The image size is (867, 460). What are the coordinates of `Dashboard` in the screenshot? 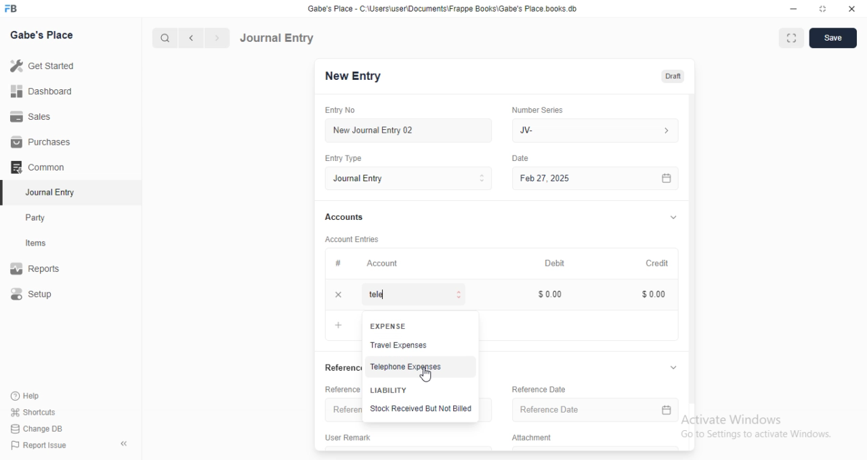 It's located at (42, 91).